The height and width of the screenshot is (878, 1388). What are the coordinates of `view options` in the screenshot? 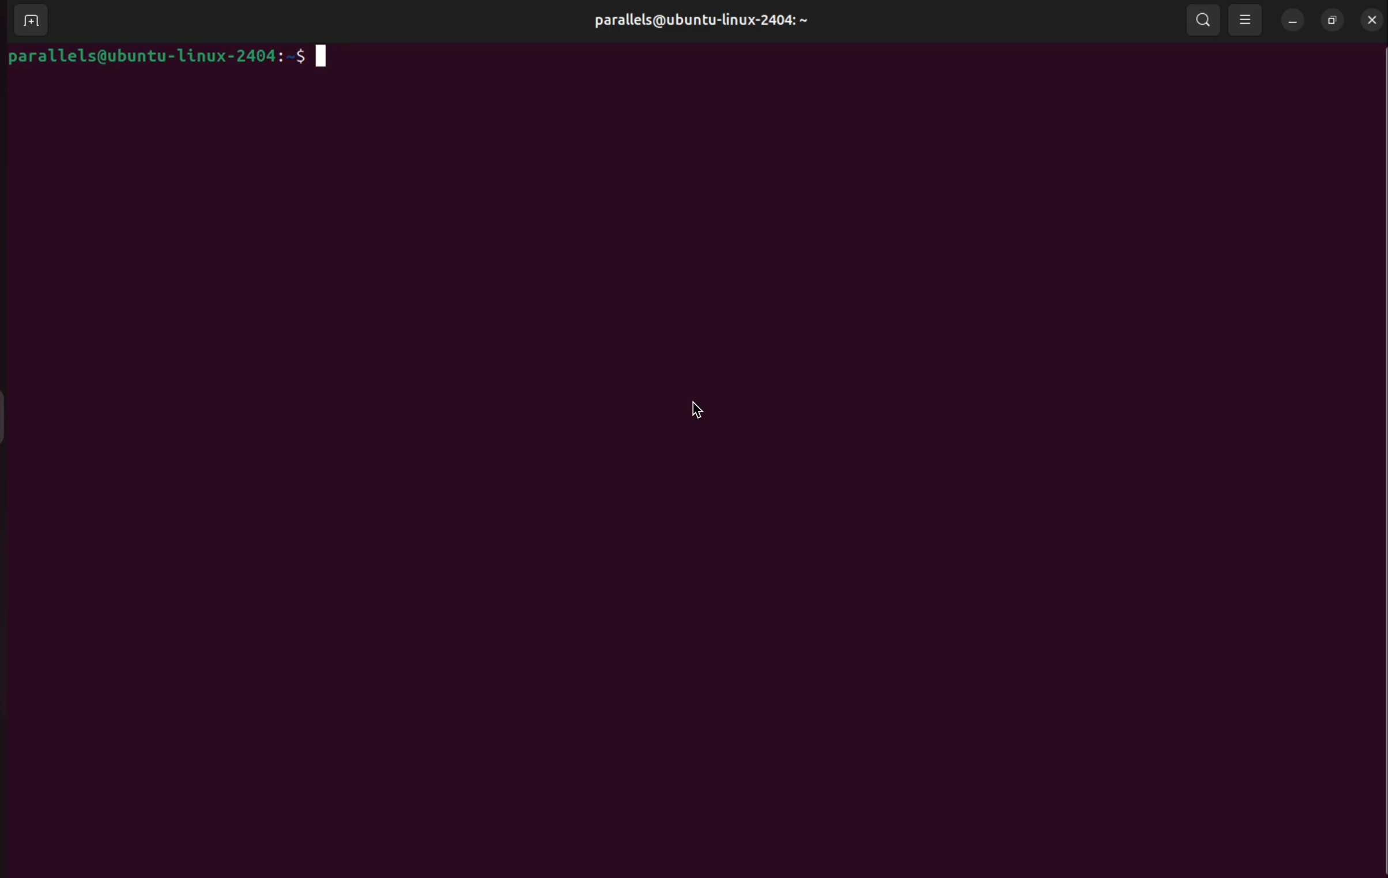 It's located at (1248, 21).